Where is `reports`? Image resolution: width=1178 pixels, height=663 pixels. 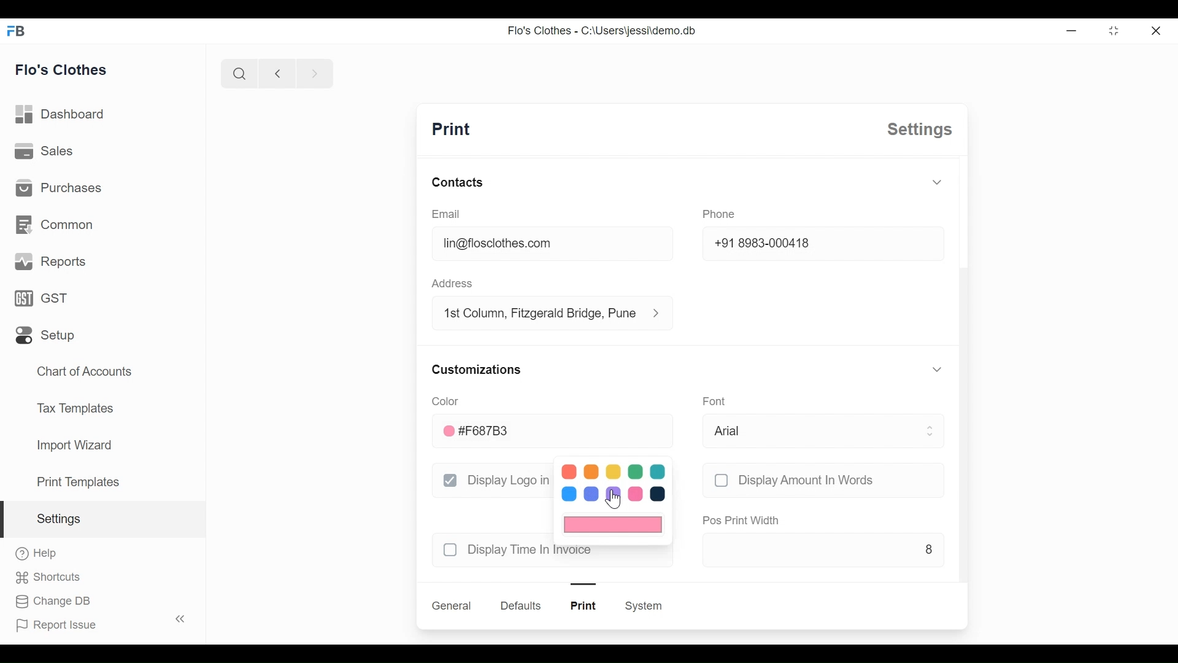
reports is located at coordinates (52, 262).